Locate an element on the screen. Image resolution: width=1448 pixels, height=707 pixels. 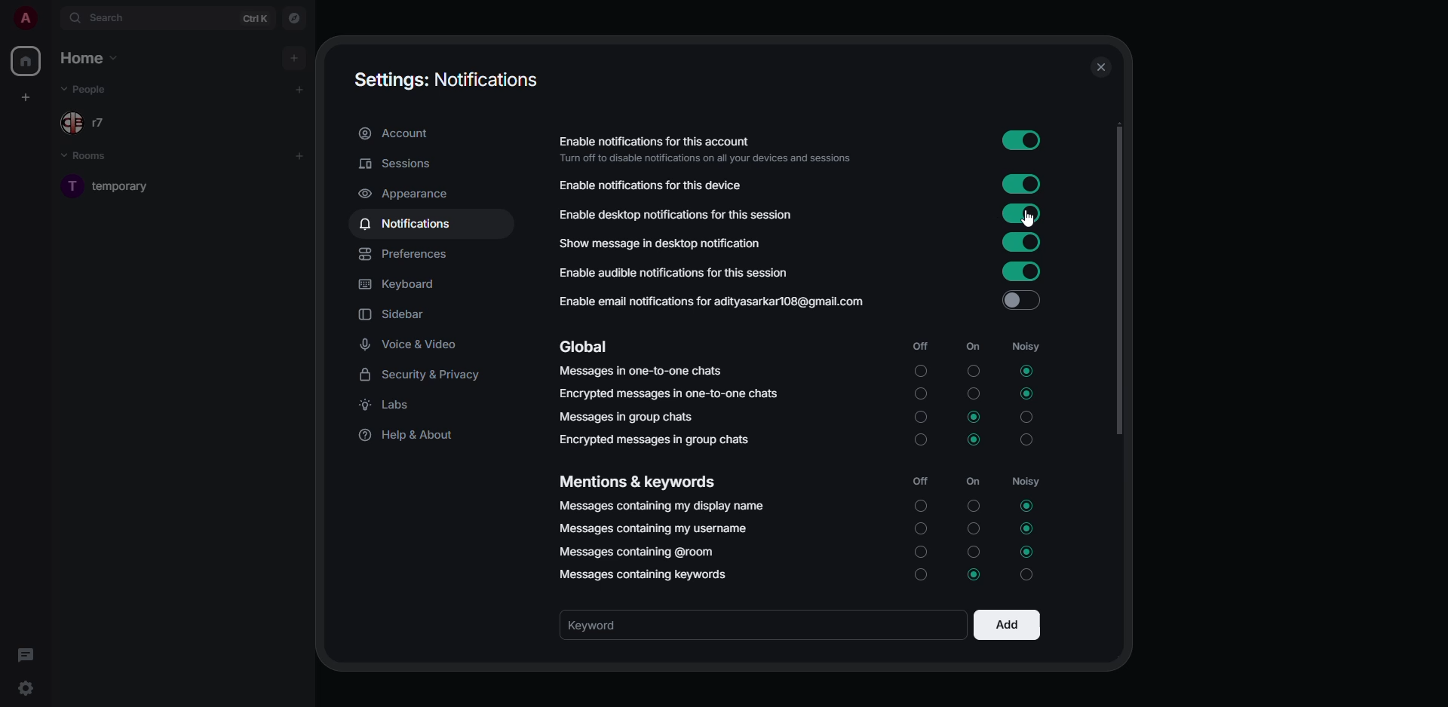
noisy is located at coordinates (1028, 482).